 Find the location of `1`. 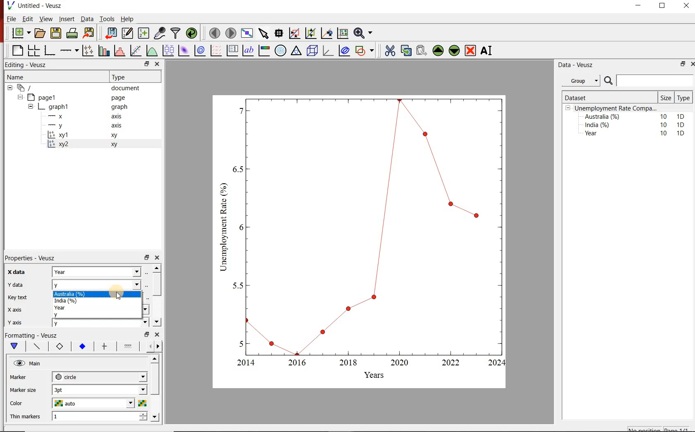

1 is located at coordinates (93, 417).